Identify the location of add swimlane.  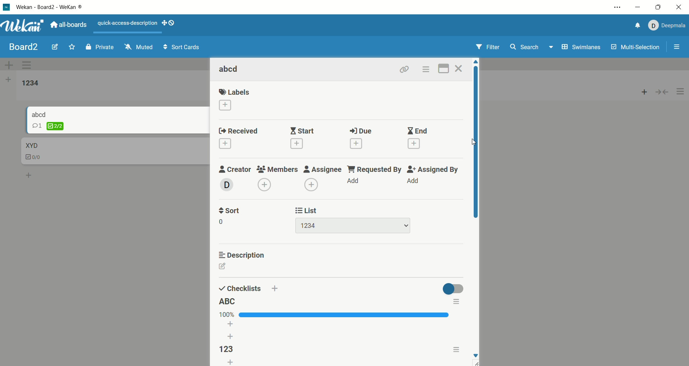
(9, 65).